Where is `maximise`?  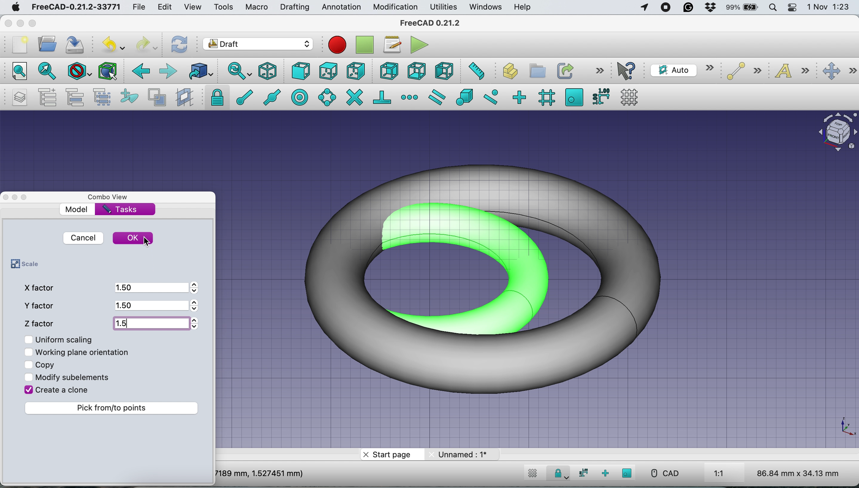
maximise is located at coordinates (34, 24).